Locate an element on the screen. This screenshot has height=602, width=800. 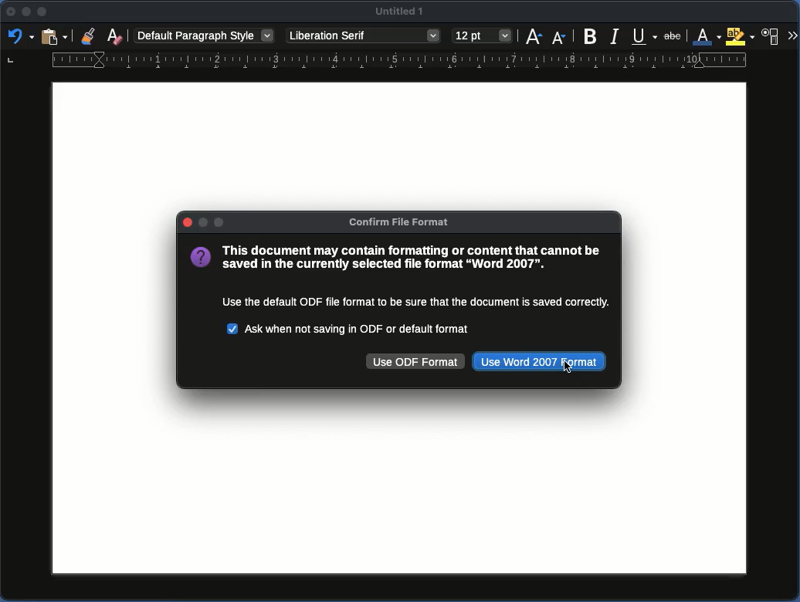
Font style is located at coordinates (363, 36).